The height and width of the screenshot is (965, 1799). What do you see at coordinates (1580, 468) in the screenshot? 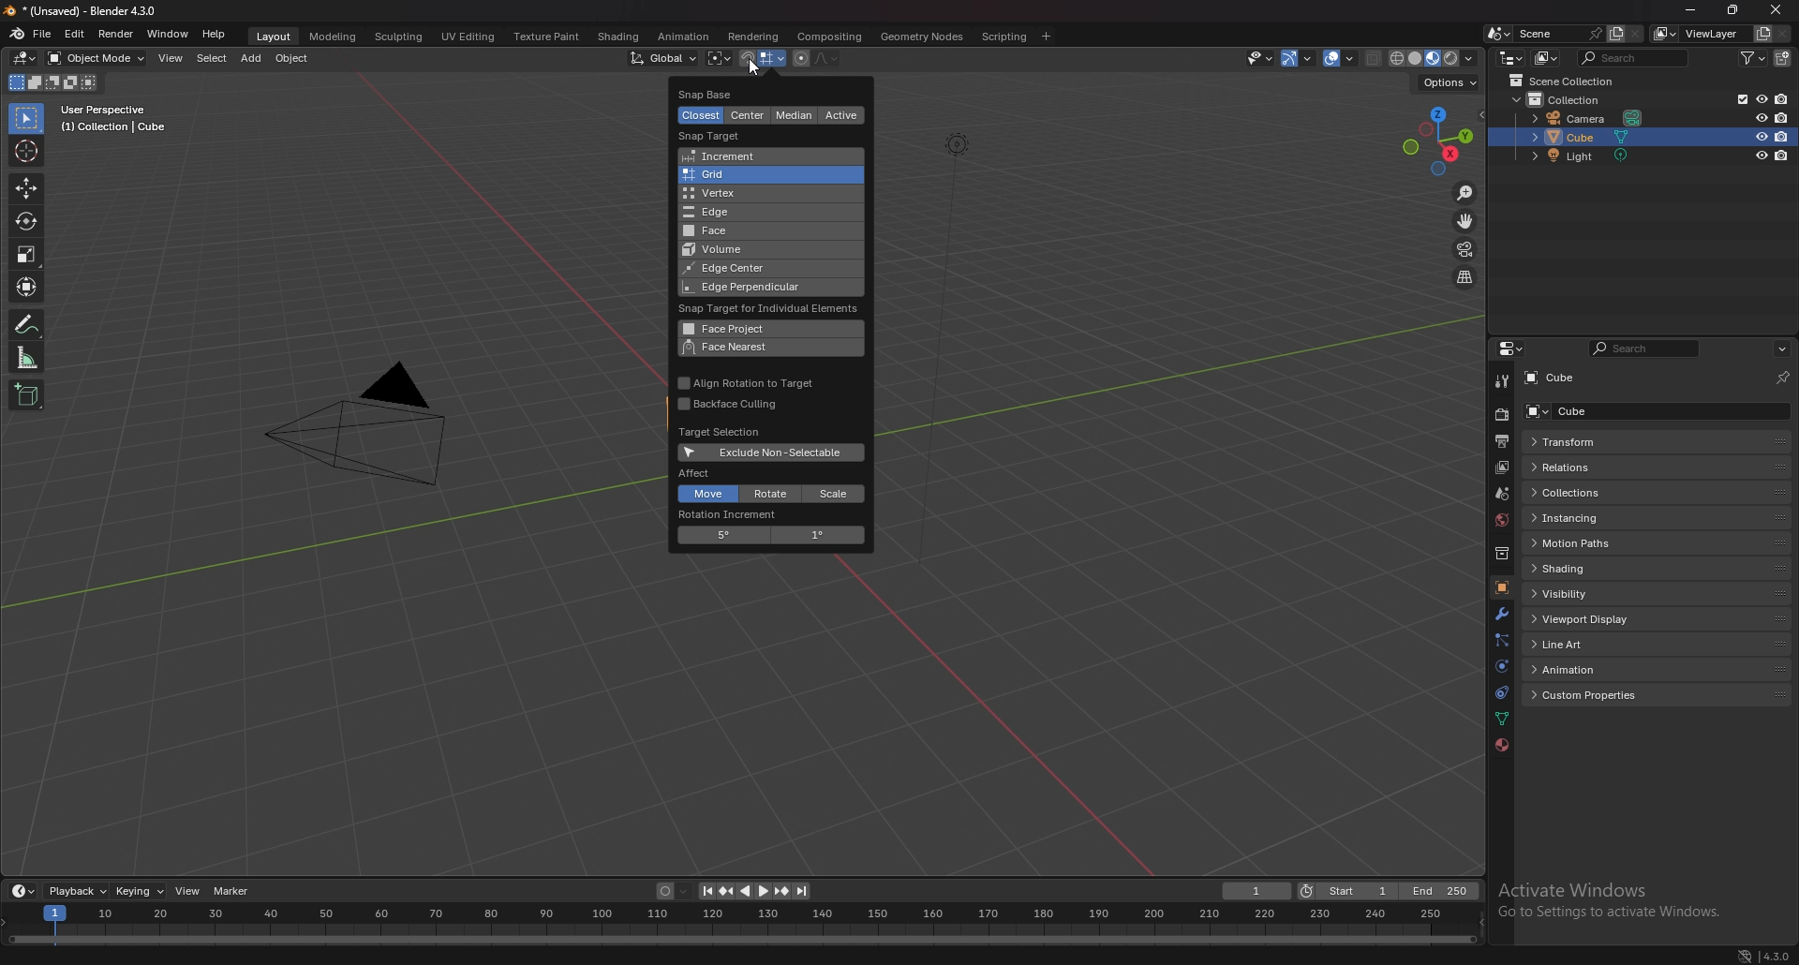
I see `relations` at bounding box center [1580, 468].